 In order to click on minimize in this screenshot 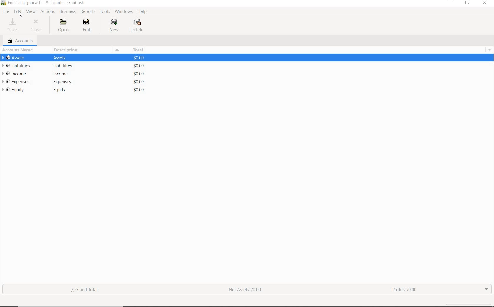, I will do `click(450, 3)`.